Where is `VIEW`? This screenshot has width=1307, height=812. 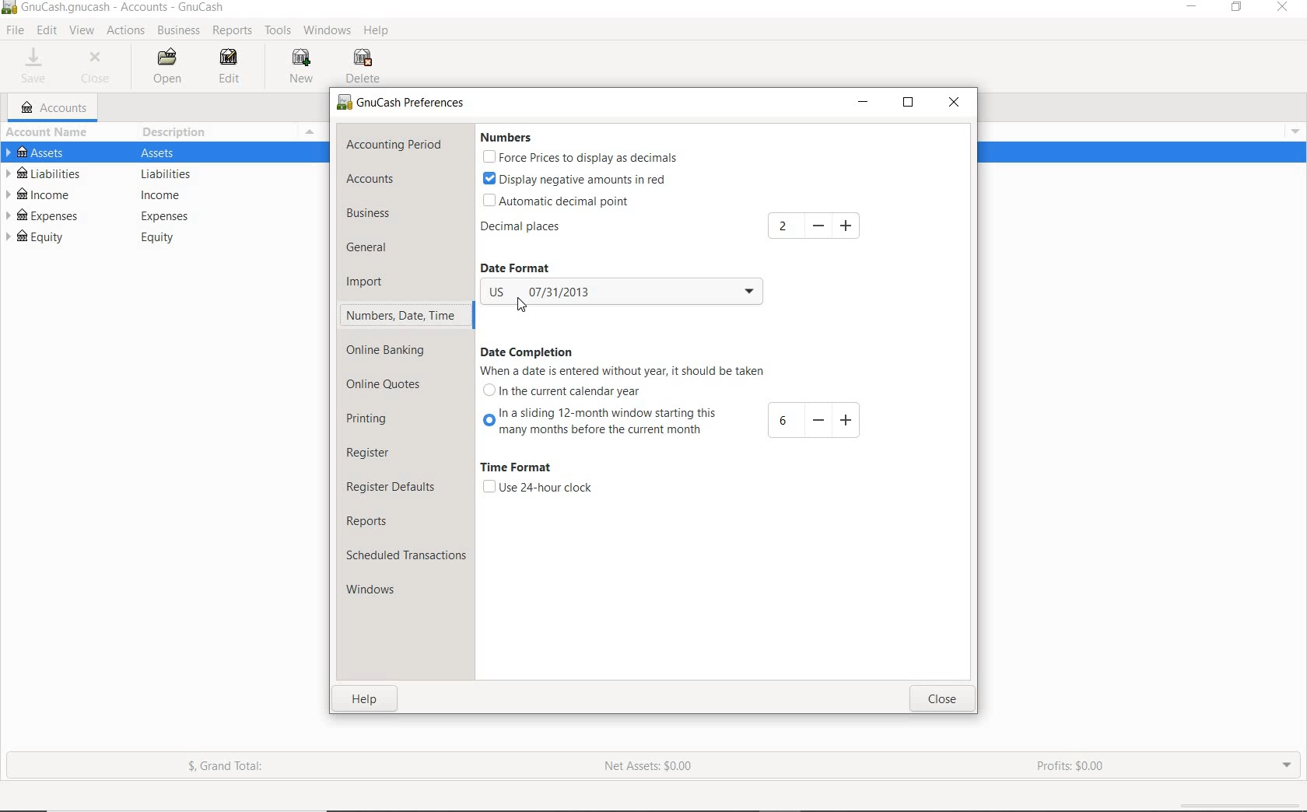
VIEW is located at coordinates (82, 31).